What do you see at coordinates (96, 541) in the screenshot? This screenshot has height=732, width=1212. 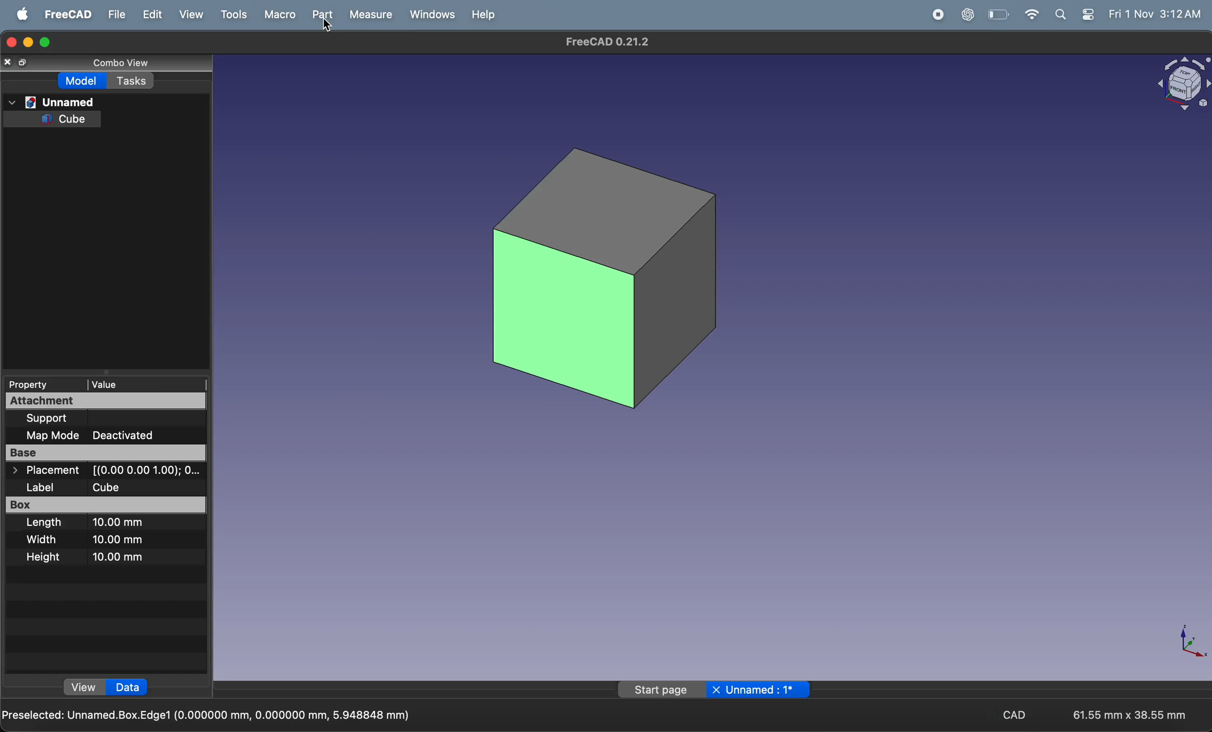 I see `Width      10.00 mm` at bounding box center [96, 541].